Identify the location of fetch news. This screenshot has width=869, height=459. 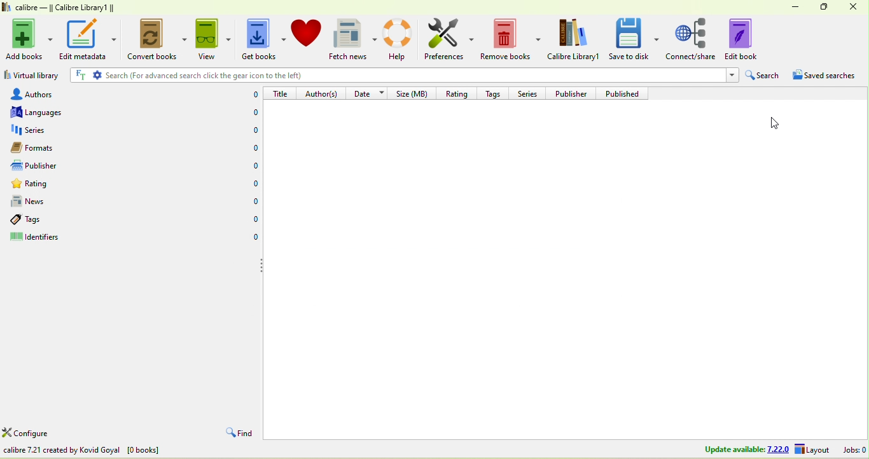
(354, 39).